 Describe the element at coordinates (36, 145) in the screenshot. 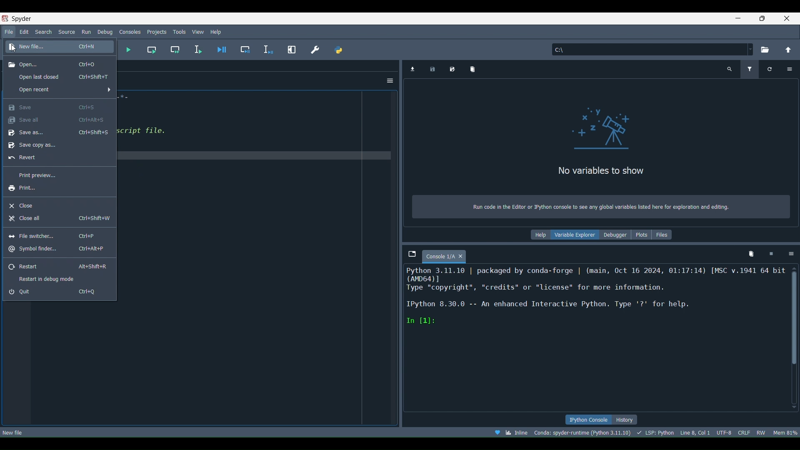

I see `Save copy as` at that location.